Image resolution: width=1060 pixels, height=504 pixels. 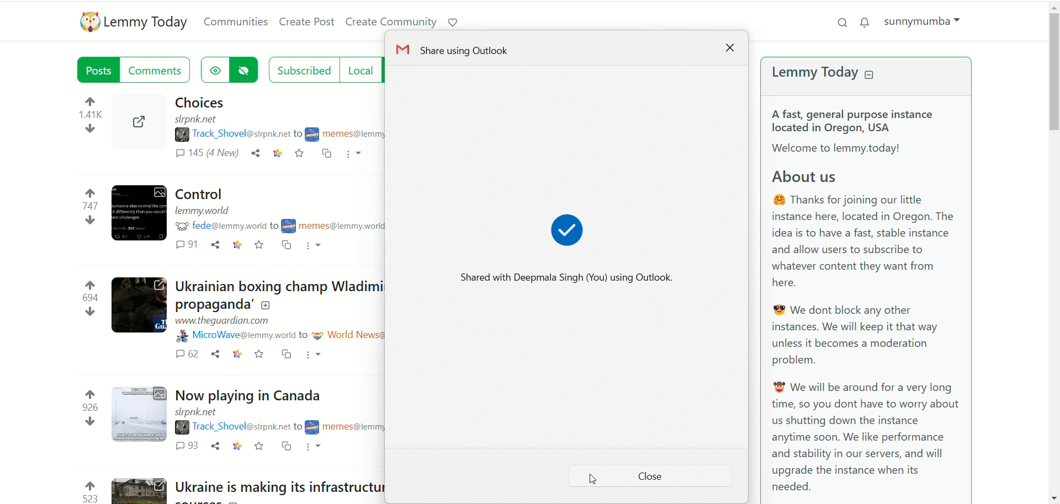 I want to click on Post on "Choices", so click(x=200, y=101).